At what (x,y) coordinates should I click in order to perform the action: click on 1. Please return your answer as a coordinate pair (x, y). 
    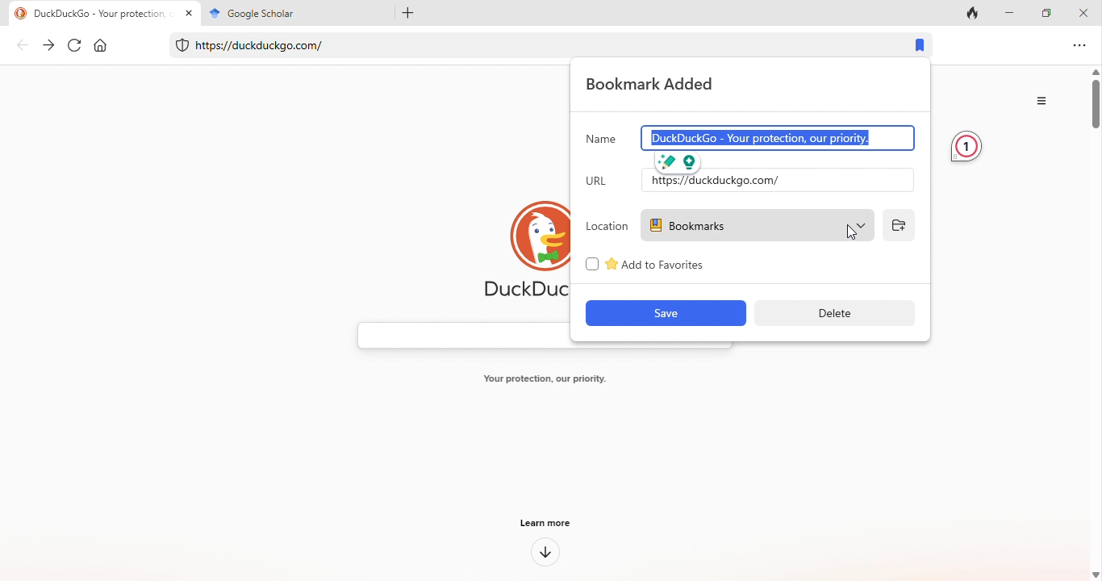
    Looking at the image, I should click on (966, 147).